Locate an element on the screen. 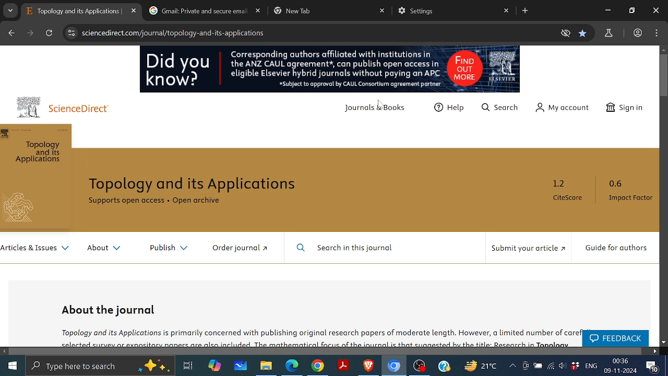 Image resolution: width=668 pixels, height=376 pixels. vertical scrollbar is located at coordinates (664, 75).